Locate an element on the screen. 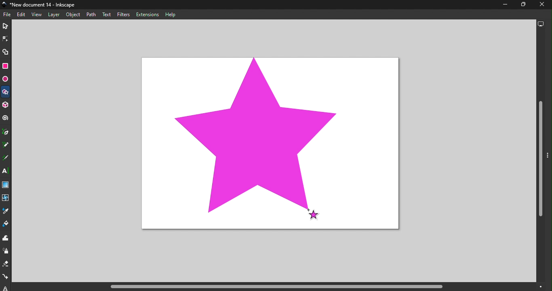  Text is located at coordinates (106, 14).